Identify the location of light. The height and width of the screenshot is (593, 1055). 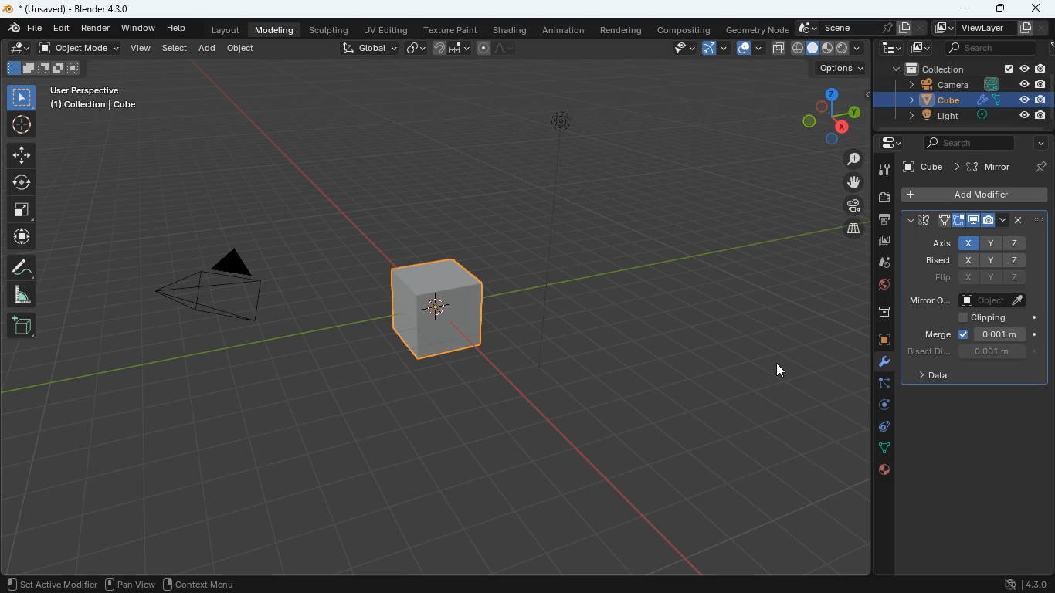
(558, 241).